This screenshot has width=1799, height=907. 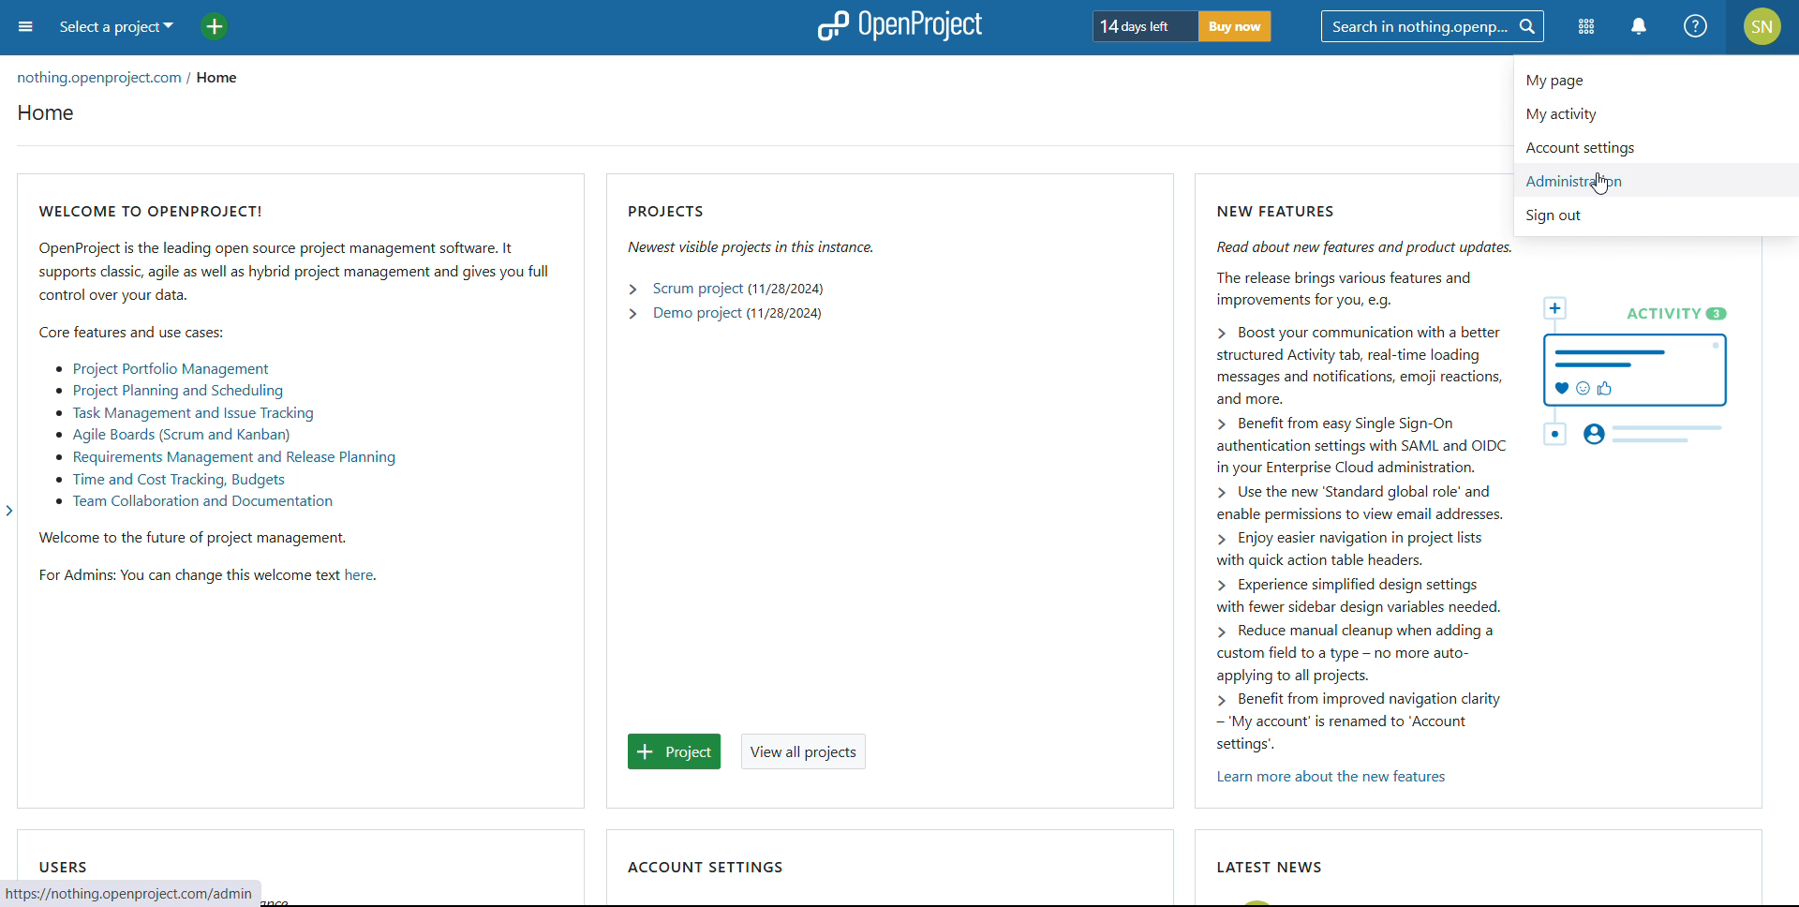 I want to click on add project, so click(x=675, y=752).